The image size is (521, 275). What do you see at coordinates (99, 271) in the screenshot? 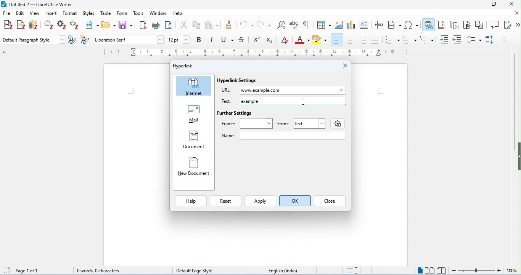
I see `0 words, 0 characters` at bounding box center [99, 271].